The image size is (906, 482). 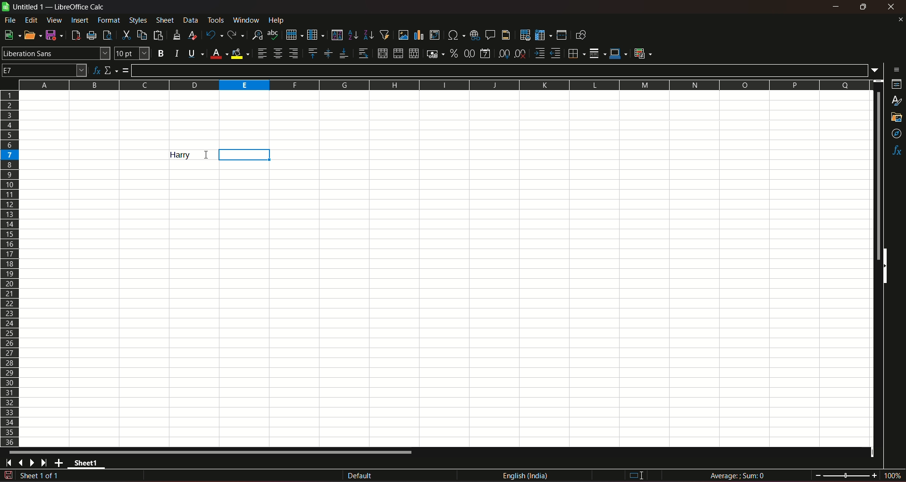 I want to click on copy, so click(x=142, y=35).